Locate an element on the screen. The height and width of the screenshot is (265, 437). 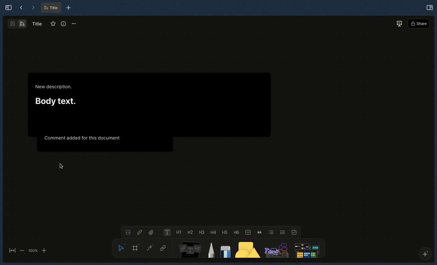
Heading 5 is located at coordinates (224, 232).